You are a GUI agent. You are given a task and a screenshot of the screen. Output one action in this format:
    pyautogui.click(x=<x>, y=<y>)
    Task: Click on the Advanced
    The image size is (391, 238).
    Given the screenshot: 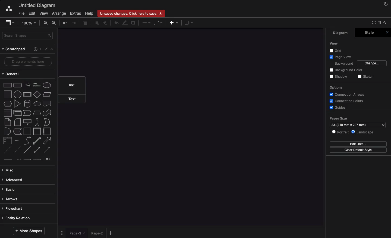 What is the action you would take?
    pyautogui.click(x=14, y=180)
    